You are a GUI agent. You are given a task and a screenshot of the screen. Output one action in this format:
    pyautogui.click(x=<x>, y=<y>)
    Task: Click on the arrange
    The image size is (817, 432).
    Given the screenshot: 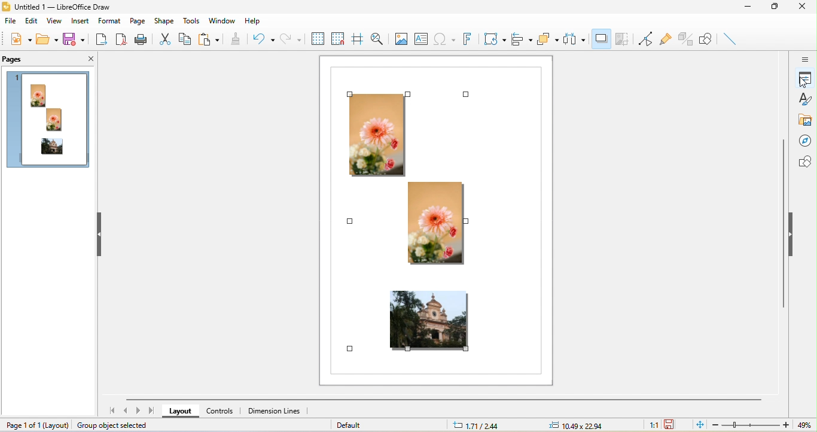 What is the action you would take?
    pyautogui.click(x=548, y=41)
    